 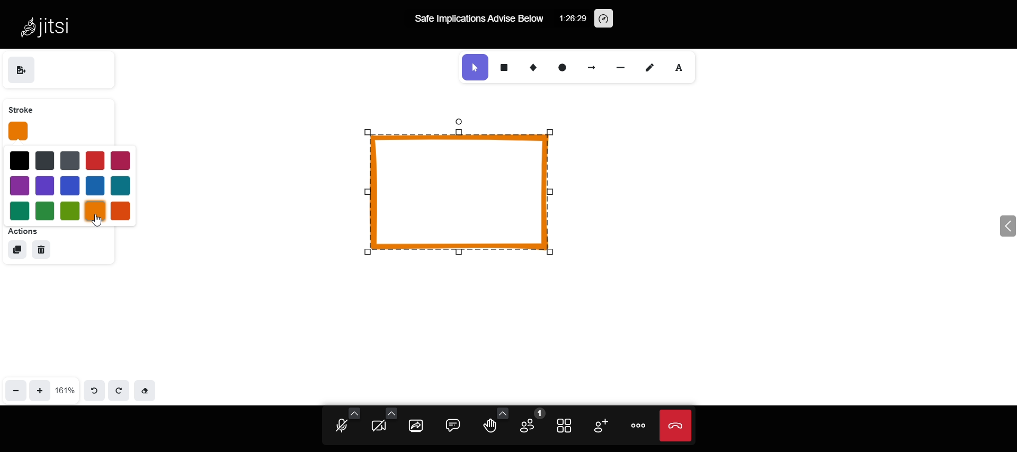 I want to click on zoom out, so click(x=13, y=392).